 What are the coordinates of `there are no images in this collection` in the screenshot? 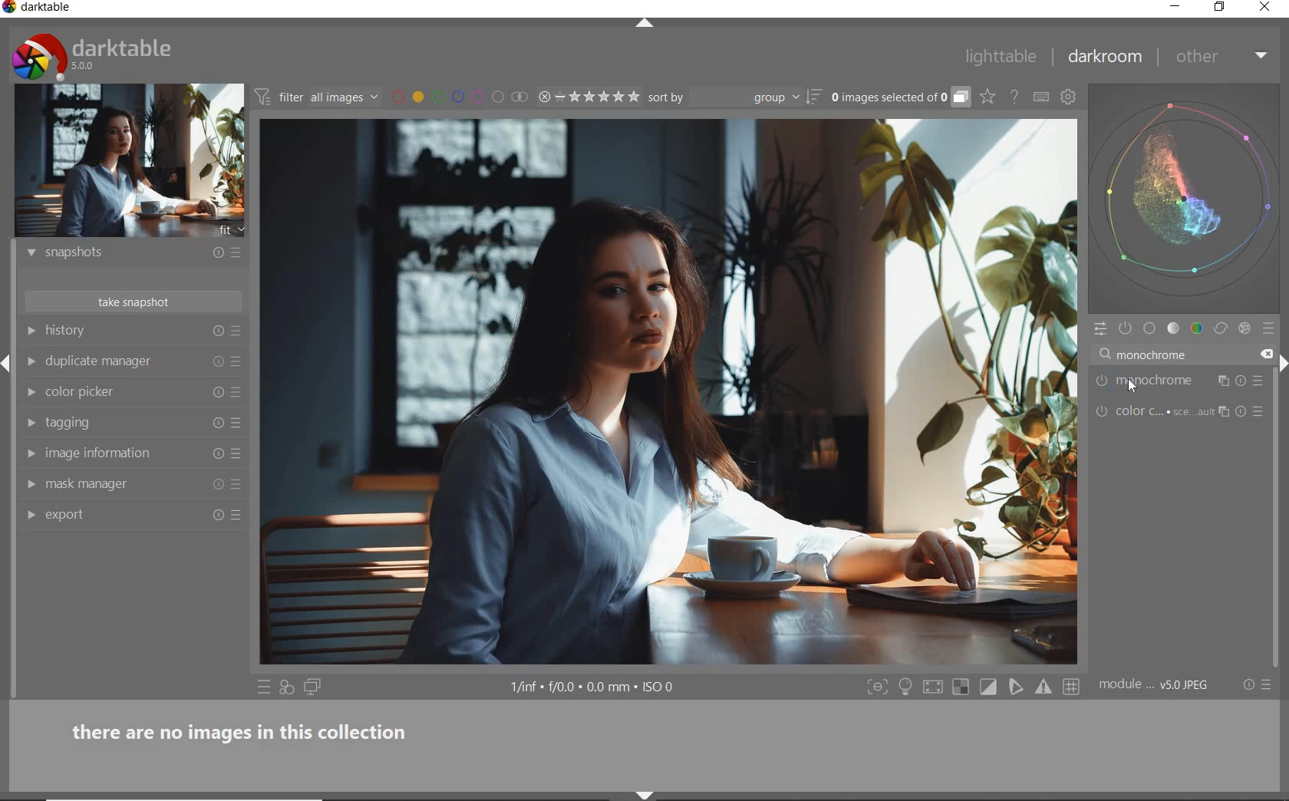 It's located at (248, 730).